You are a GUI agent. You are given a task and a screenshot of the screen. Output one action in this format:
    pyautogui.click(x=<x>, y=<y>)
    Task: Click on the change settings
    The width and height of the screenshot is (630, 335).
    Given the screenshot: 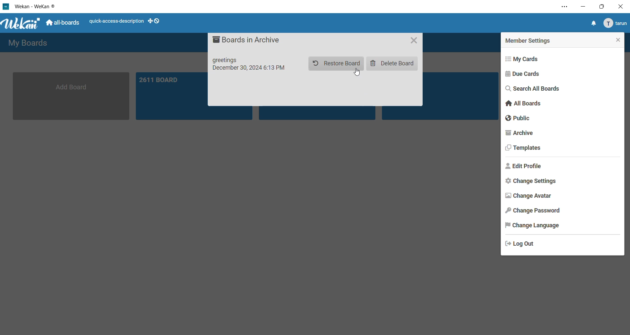 What is the action you would take?
    pyautogui.click(x=531, y=182)
    